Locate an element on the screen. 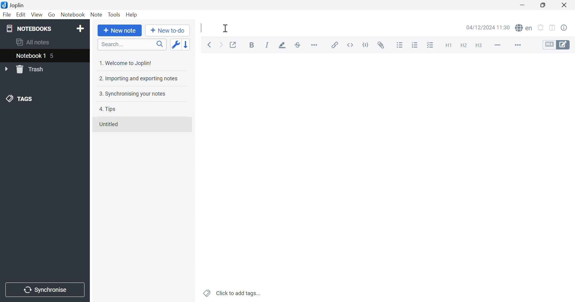 Image resolution: width=575 pixels, height=302 pixels. Trash is located at coordinates (32, 69).